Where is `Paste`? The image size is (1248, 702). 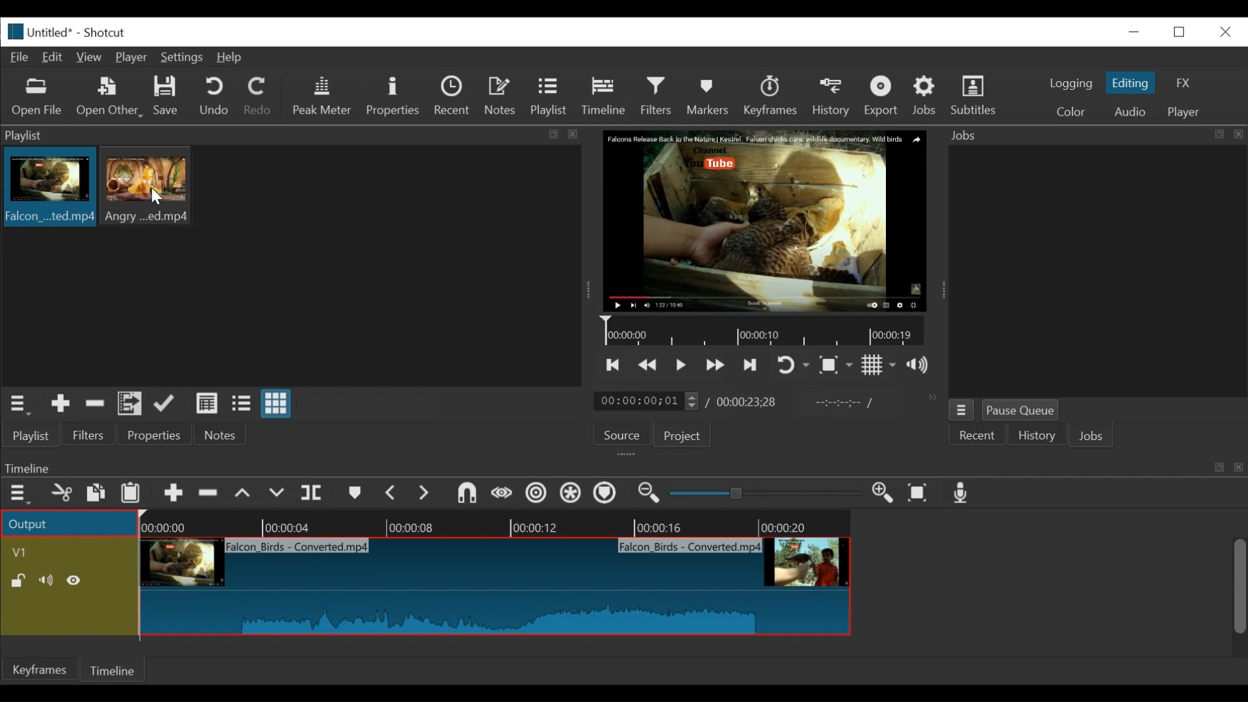
Paste is located at coordinates (135, 495).